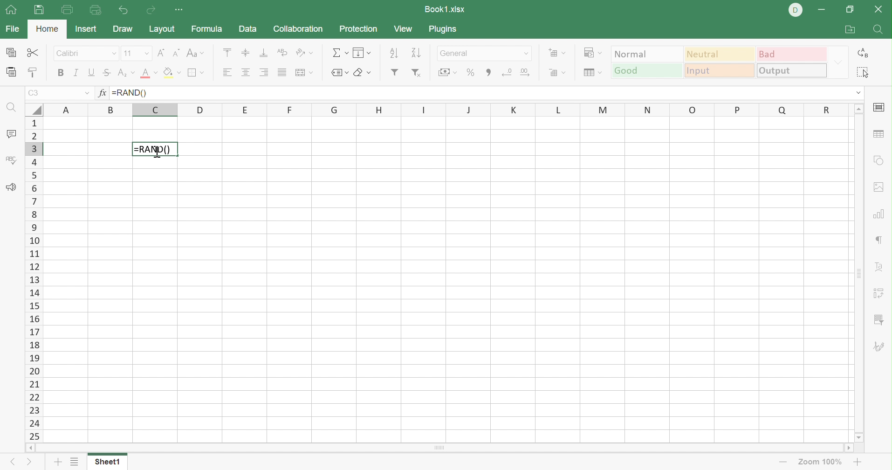  What do you see at coordinates (647, 71) in the screenshot?
I see `Good` at bounding box center [647, 71].